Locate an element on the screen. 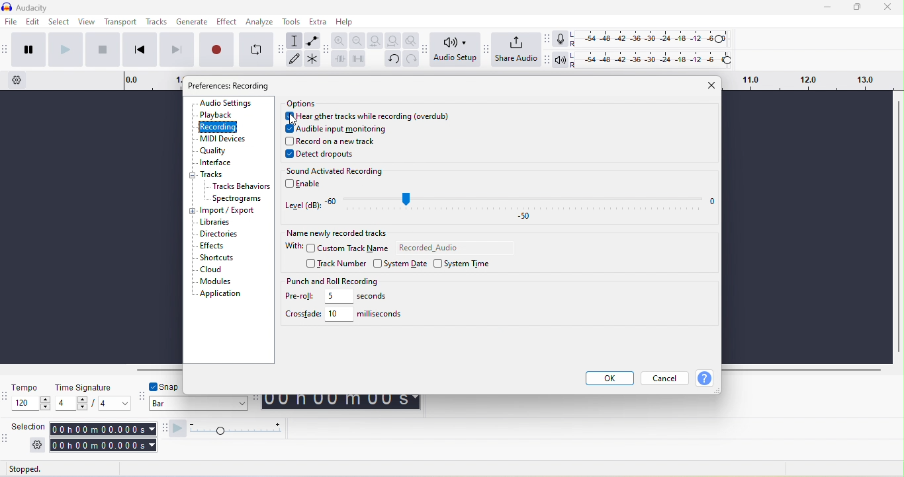 The image size is (904, 477). skip to end is located at coordinates (177, 50).